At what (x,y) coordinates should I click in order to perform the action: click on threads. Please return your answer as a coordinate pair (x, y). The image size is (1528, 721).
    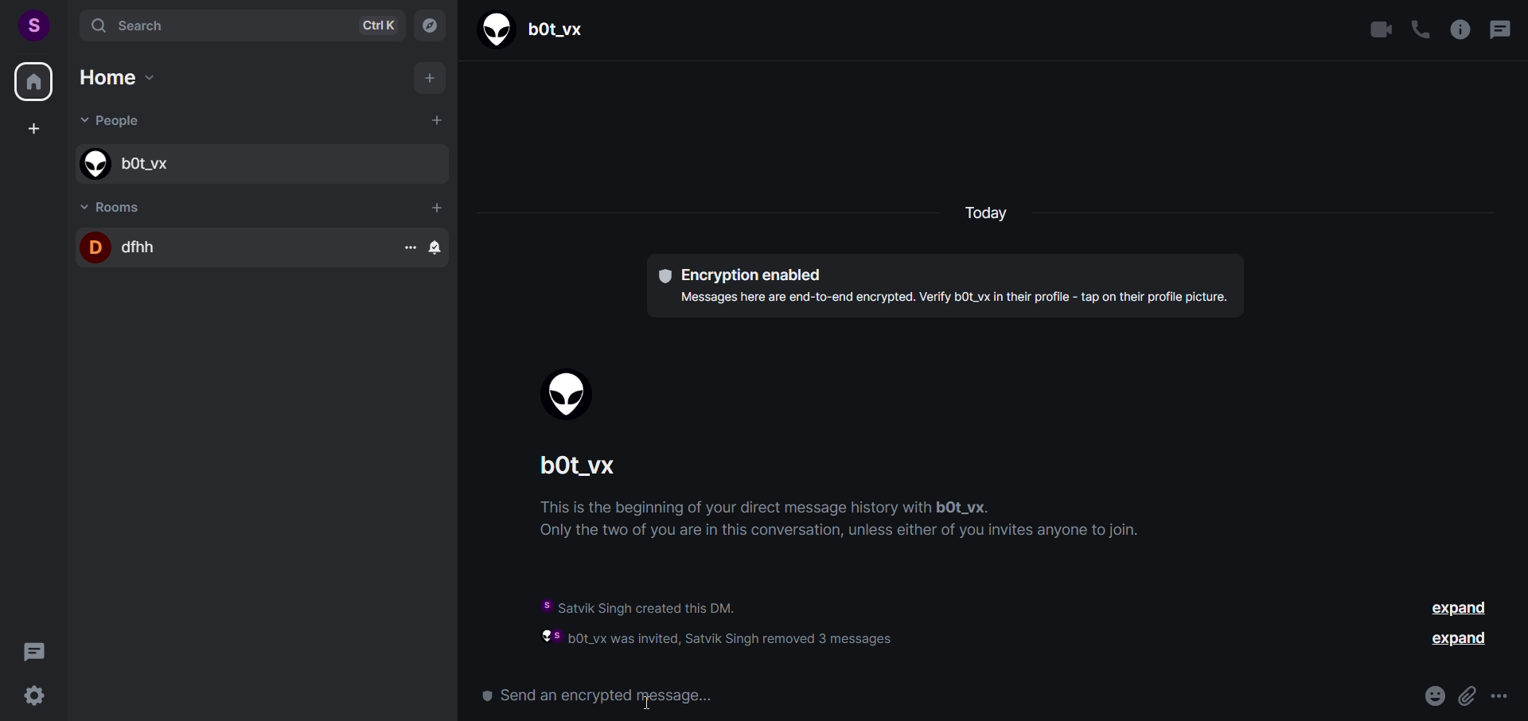
    Looking at the image, I should click on (34, 649).